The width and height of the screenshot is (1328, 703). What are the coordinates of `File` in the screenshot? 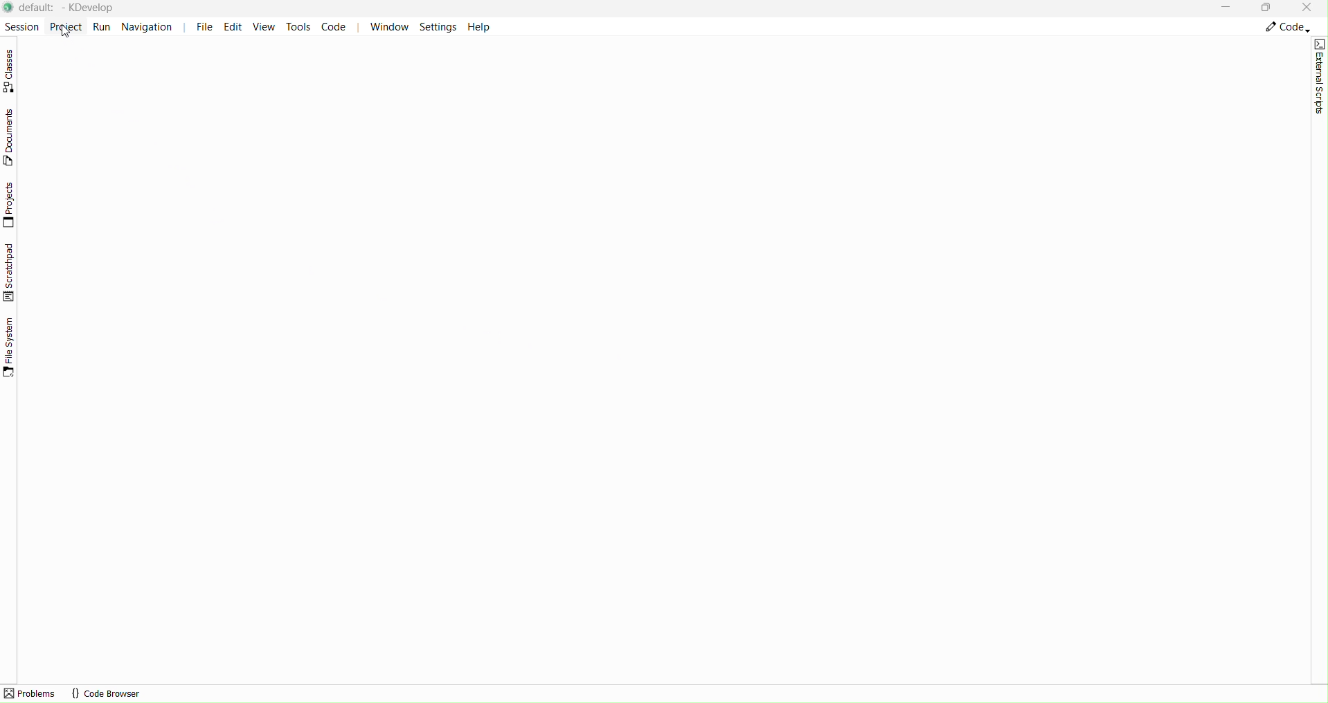 It's located at (204, 27).